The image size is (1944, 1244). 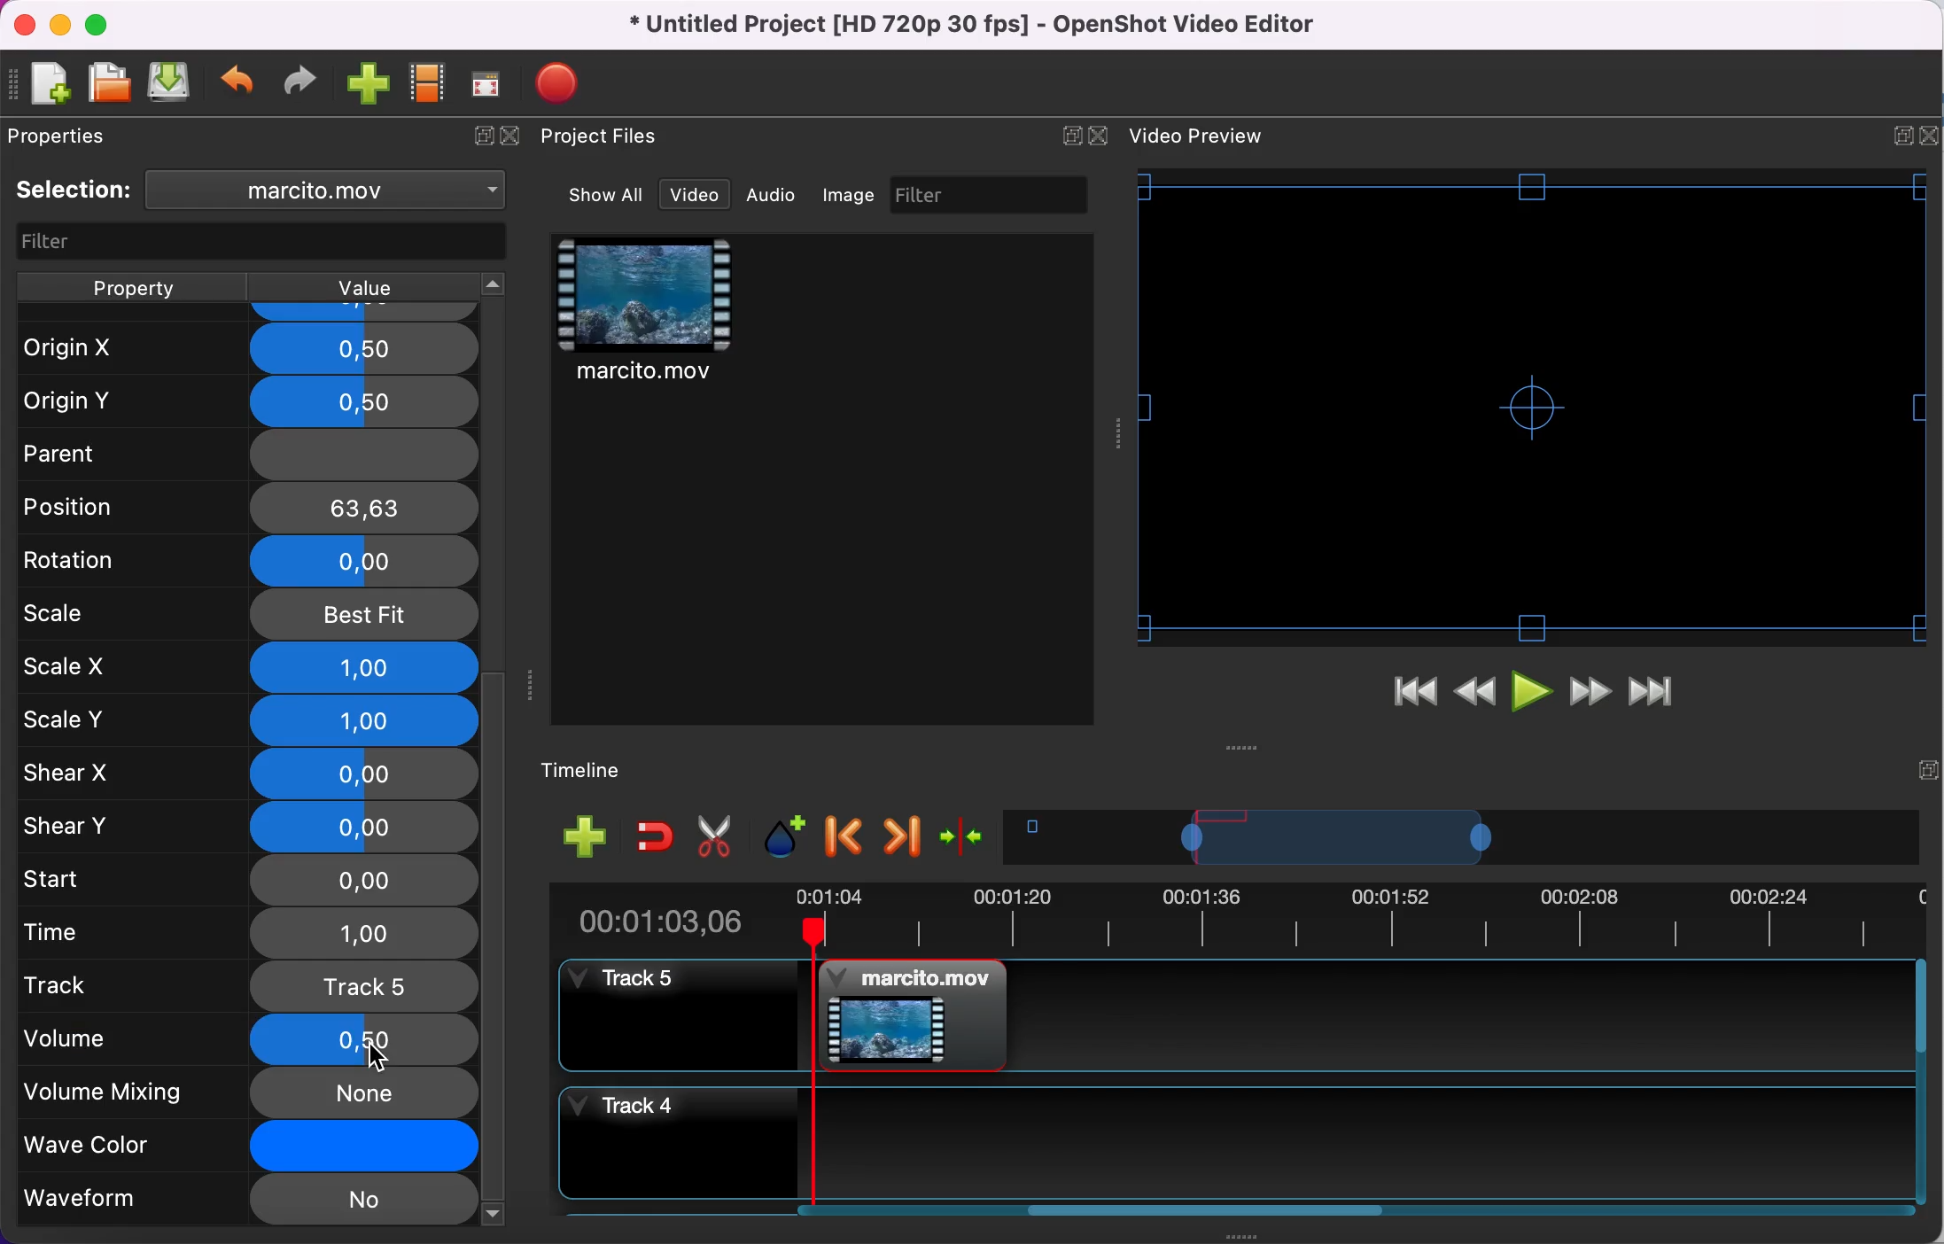 What do you see at coordinates (108, 84) in the screenshot?
I see `open file` at bounding box center [108, 84].